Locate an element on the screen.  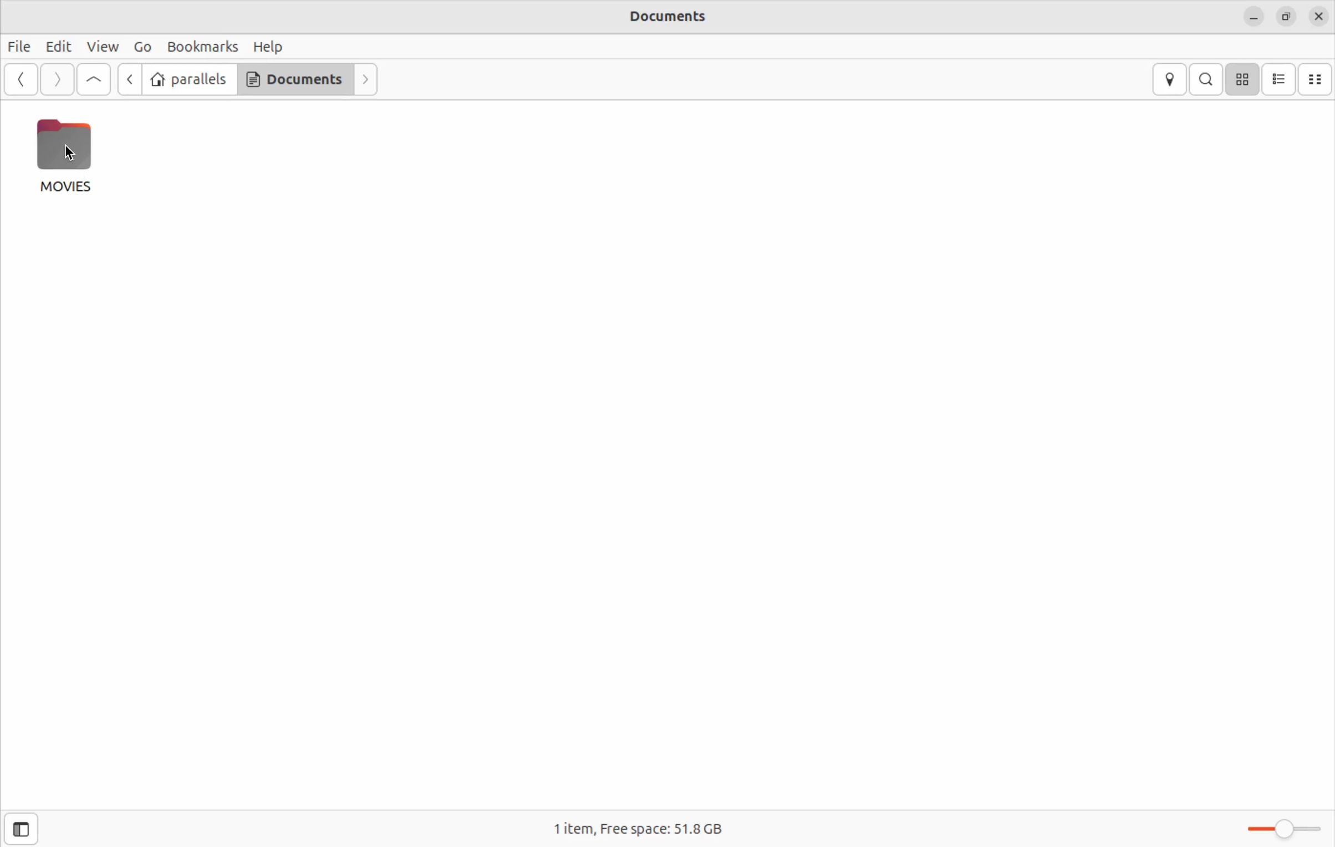
back is located at coordinates (130, 76).